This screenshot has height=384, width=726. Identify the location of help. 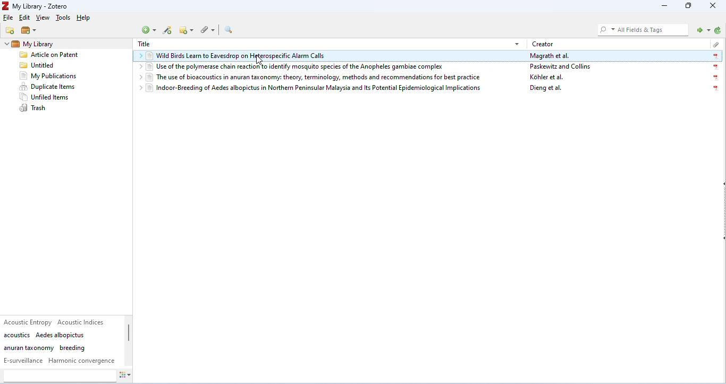
(85, 18).